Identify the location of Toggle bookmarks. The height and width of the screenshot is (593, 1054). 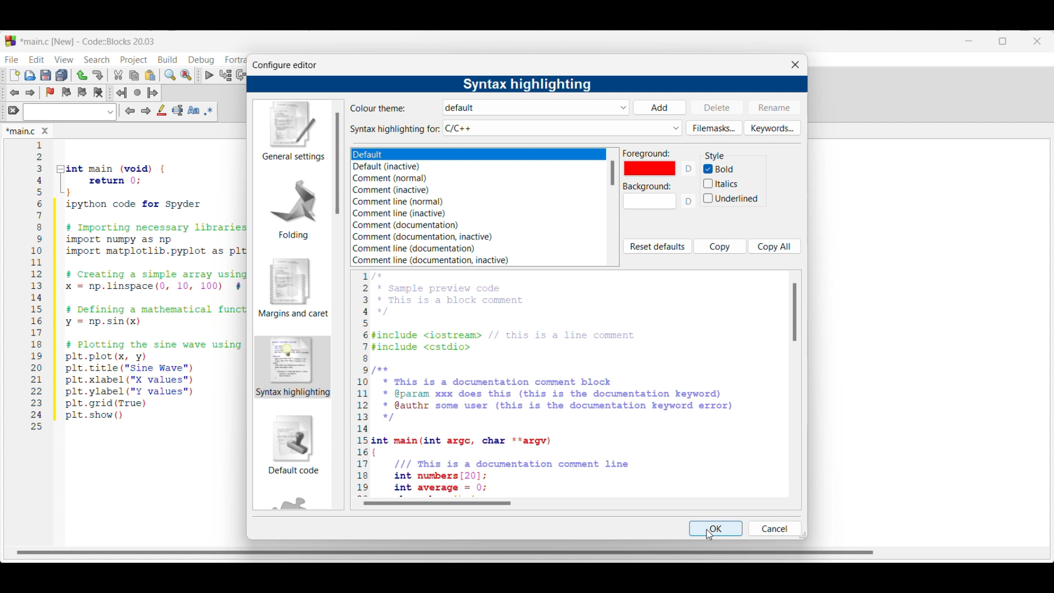
(50, 92).